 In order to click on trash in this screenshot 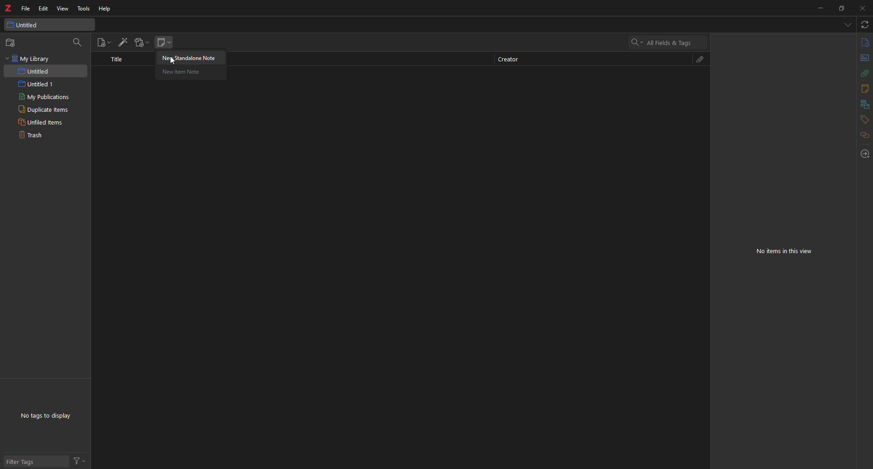, I will do `click(33, 136)`.